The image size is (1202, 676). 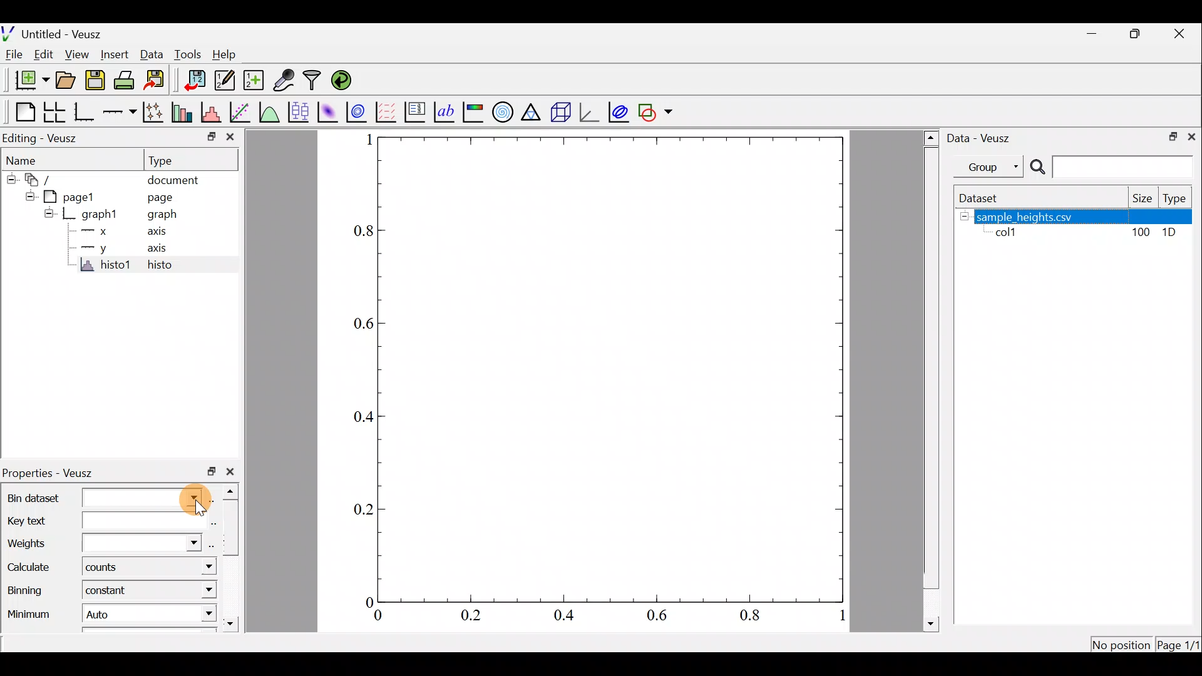 I want to click on restore down, so click(x=1171, y=137).